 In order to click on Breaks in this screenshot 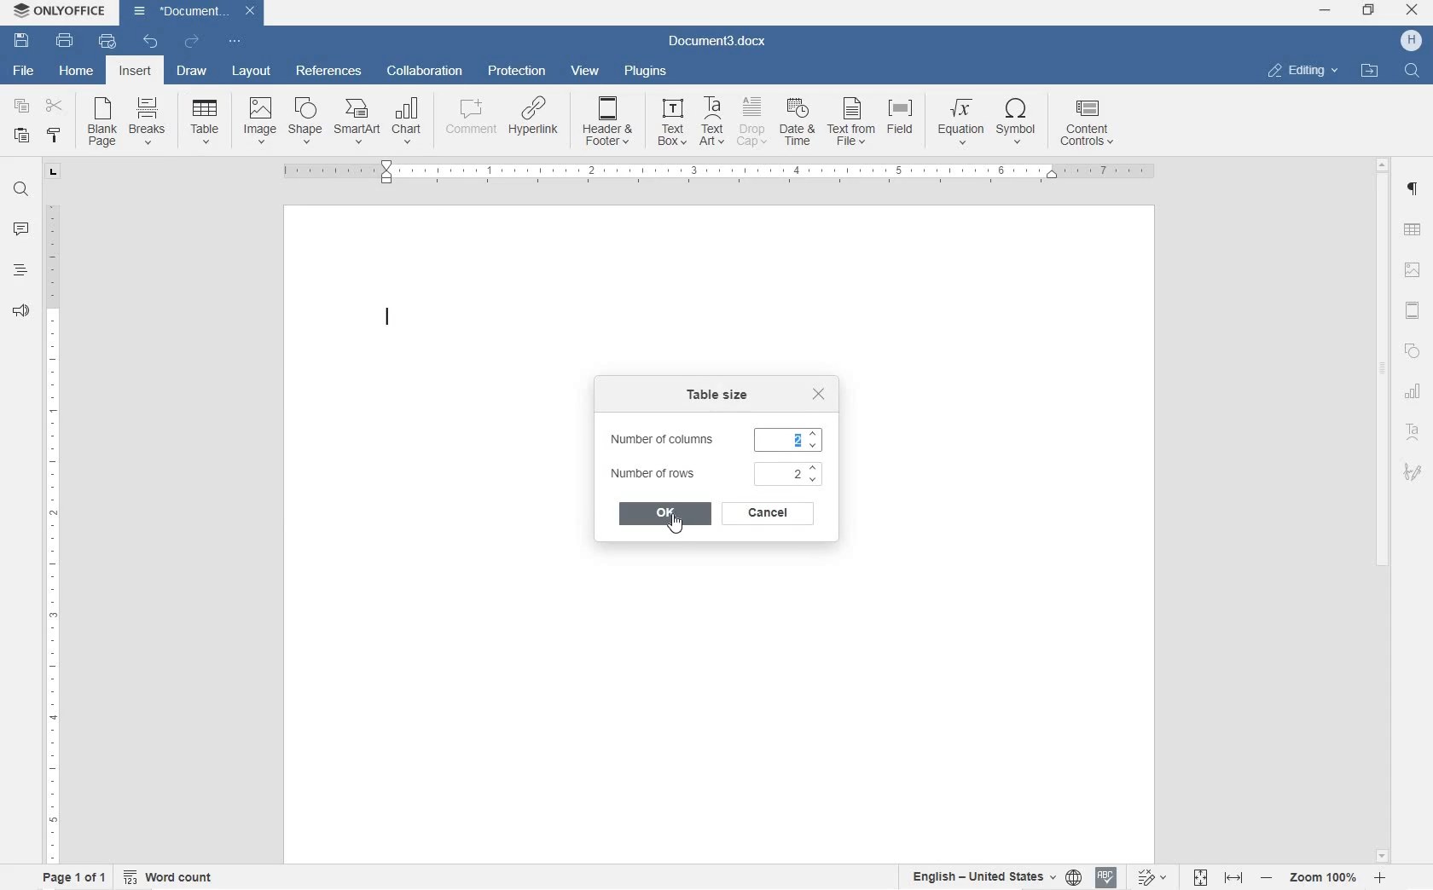, I will do `click(148, 120)`.